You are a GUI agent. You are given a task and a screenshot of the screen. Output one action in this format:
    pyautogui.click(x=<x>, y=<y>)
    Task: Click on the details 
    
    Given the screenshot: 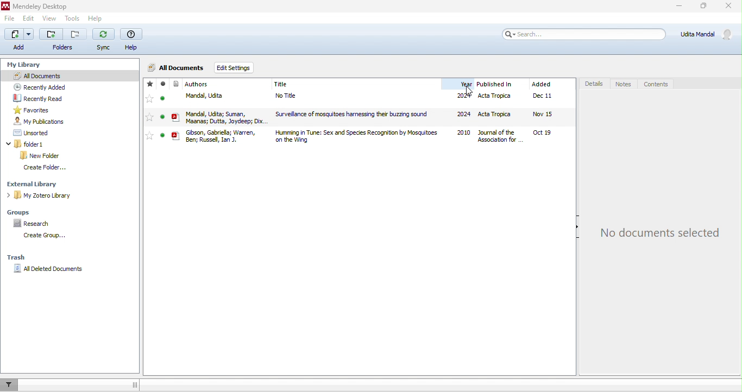 What is the action you would take?
    pyautogui.click(x=594, y=84)
    